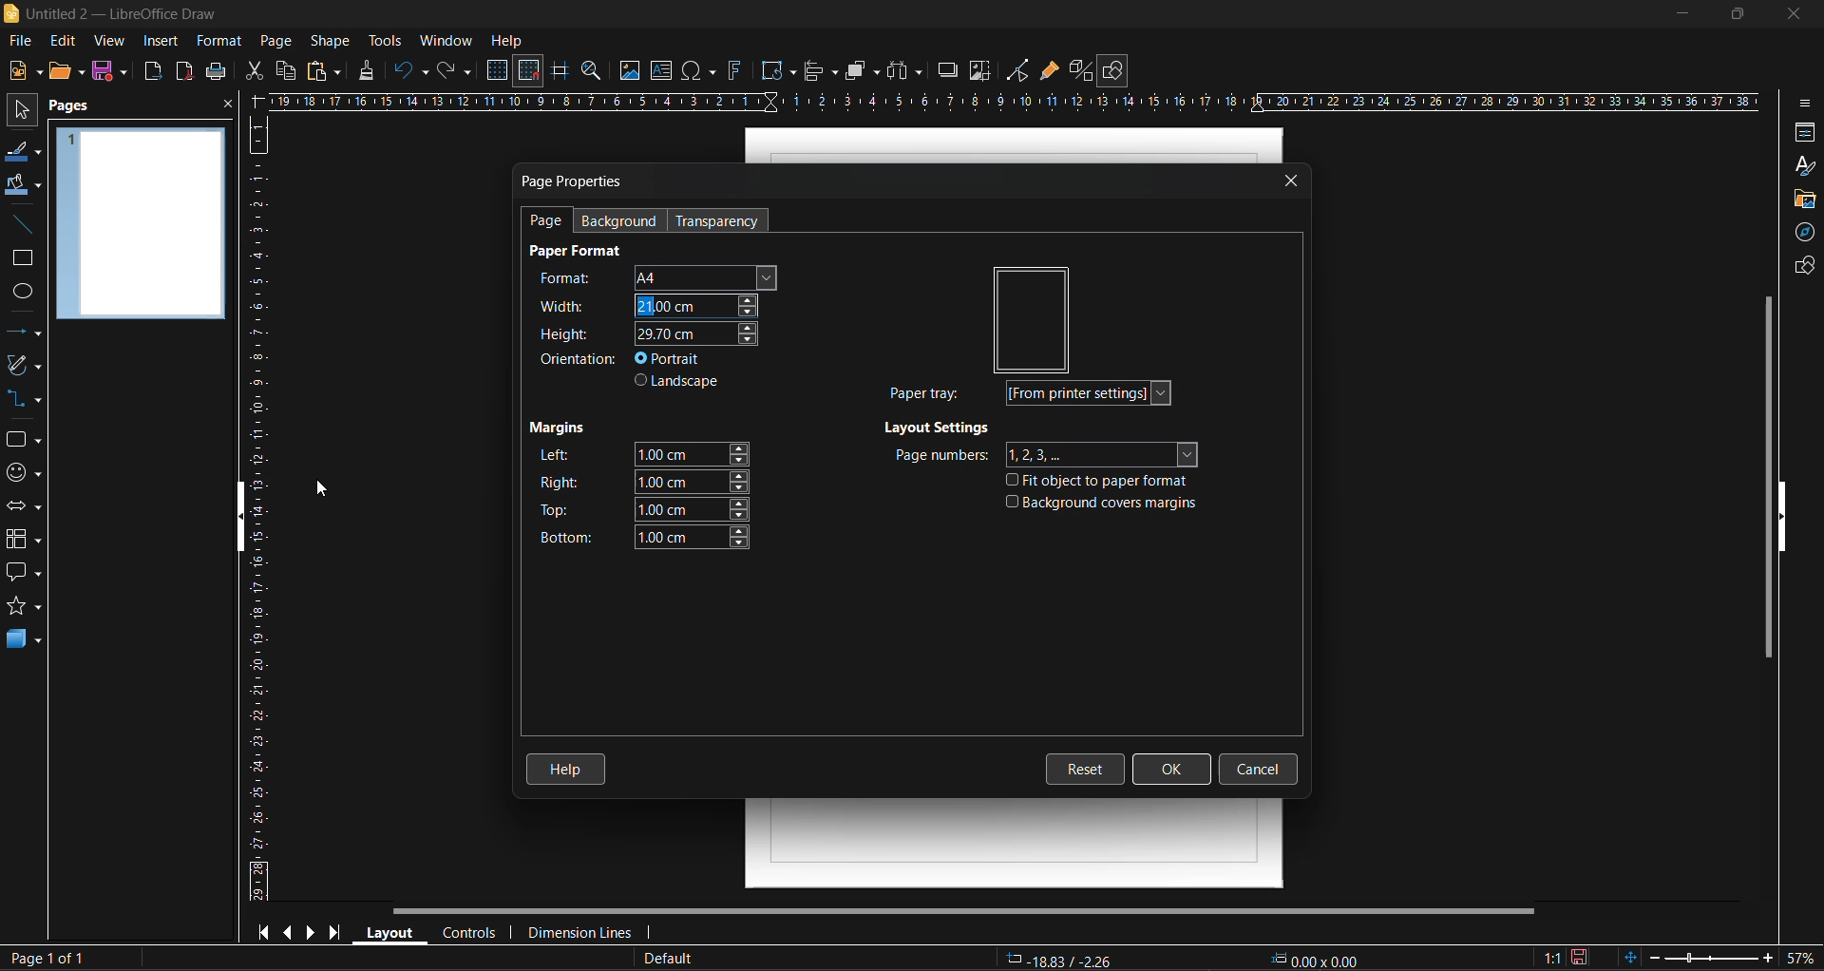 Image resolution: width=1824 pixels, height=971 pixels. I want to click on cursor, so click(326, 490).